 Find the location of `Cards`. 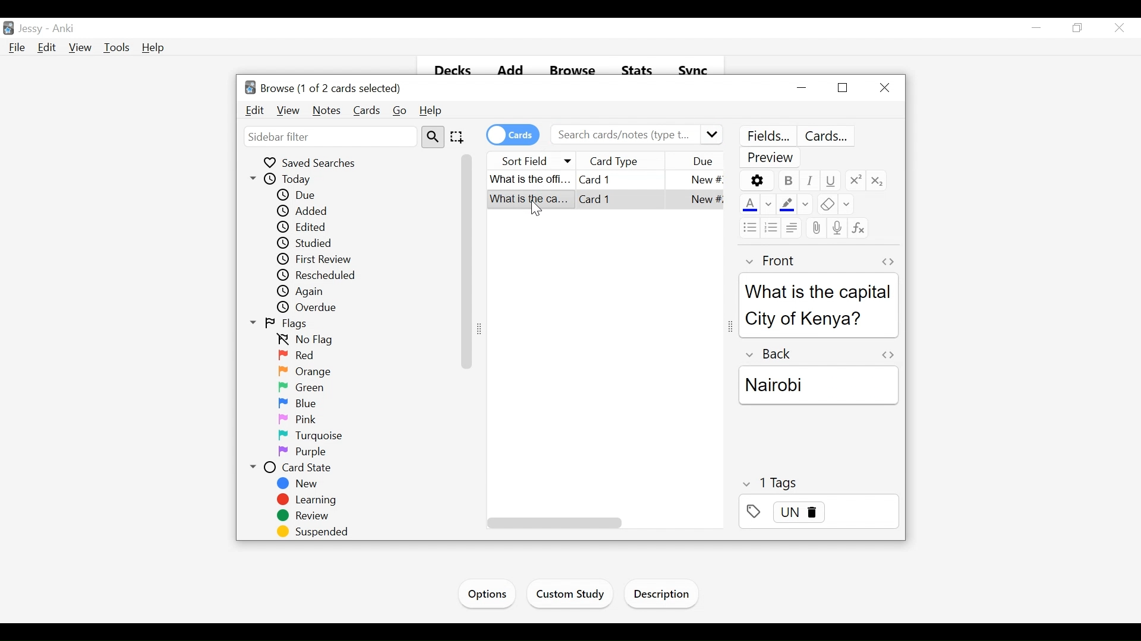

Cards is located at coordinates (367, 110).